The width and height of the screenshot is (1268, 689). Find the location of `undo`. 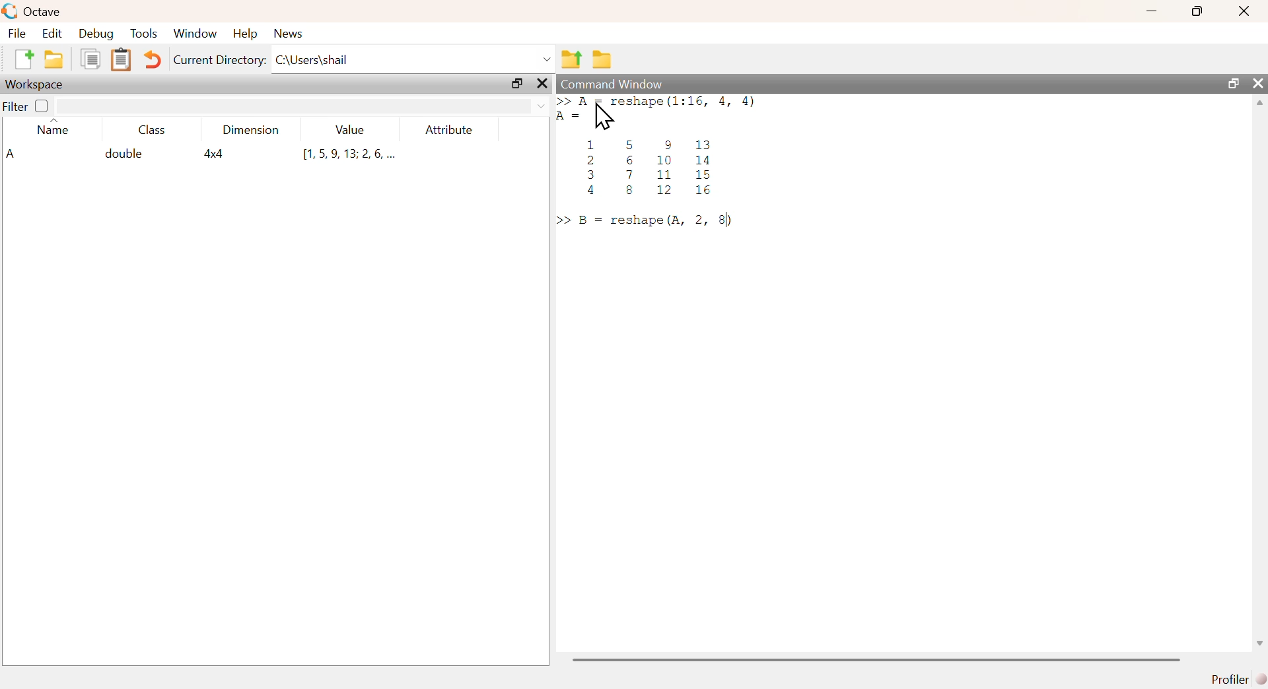

undo is located at coordinates (153, 62).